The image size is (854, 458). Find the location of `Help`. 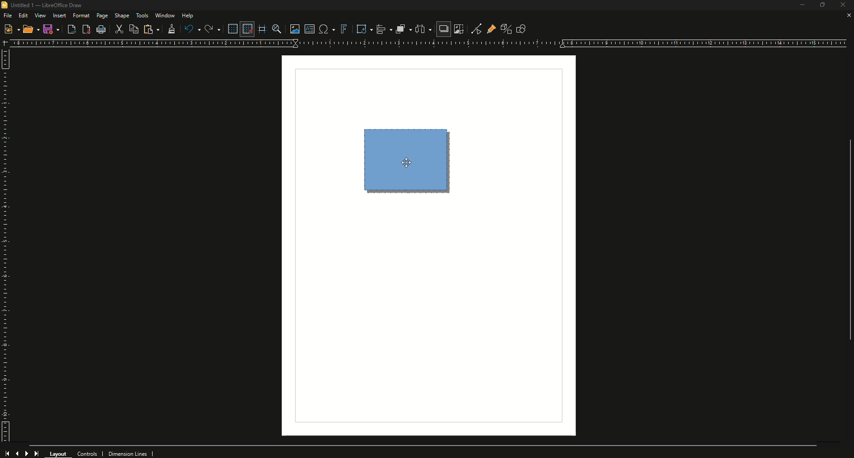

Help is located at coordinates (189, 16).